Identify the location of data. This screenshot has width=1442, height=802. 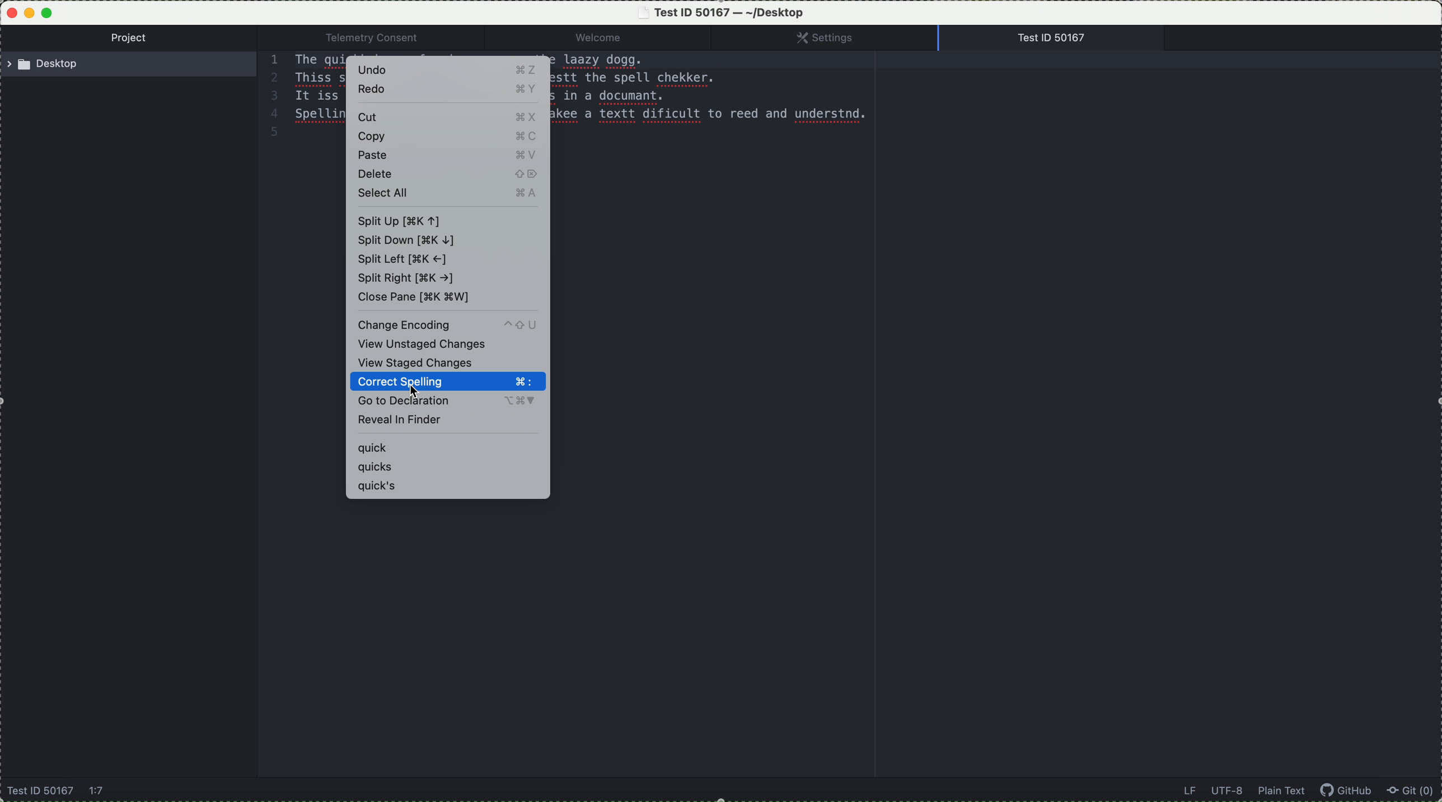
(1243, 791).